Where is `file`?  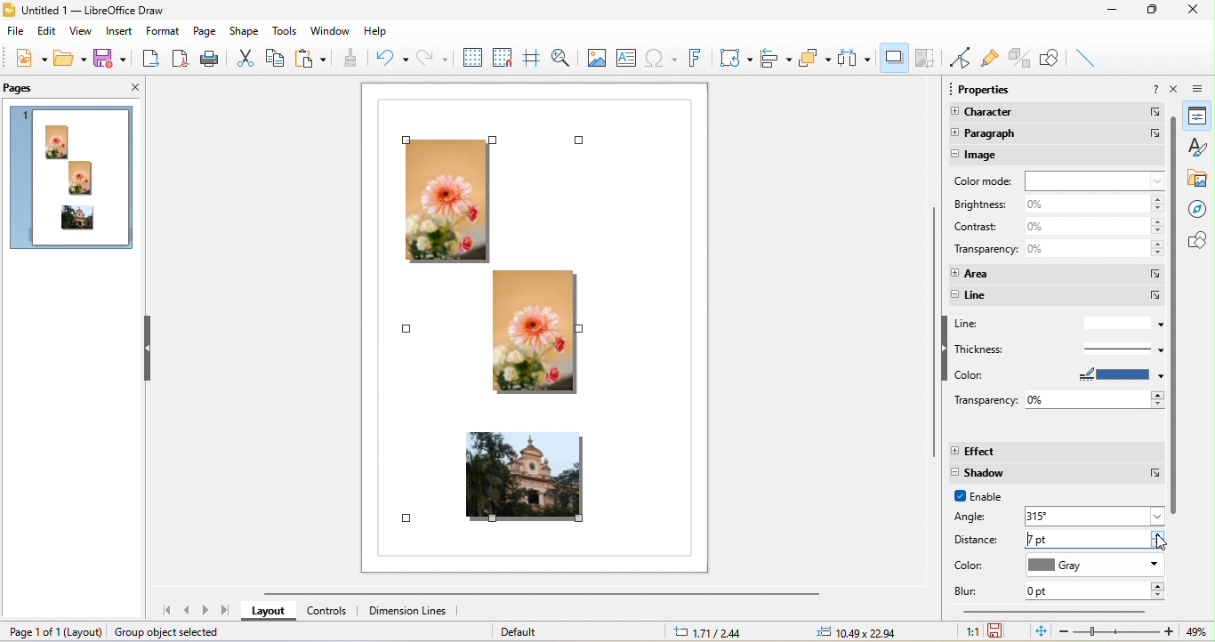
file is located at coordinates (14, 33).